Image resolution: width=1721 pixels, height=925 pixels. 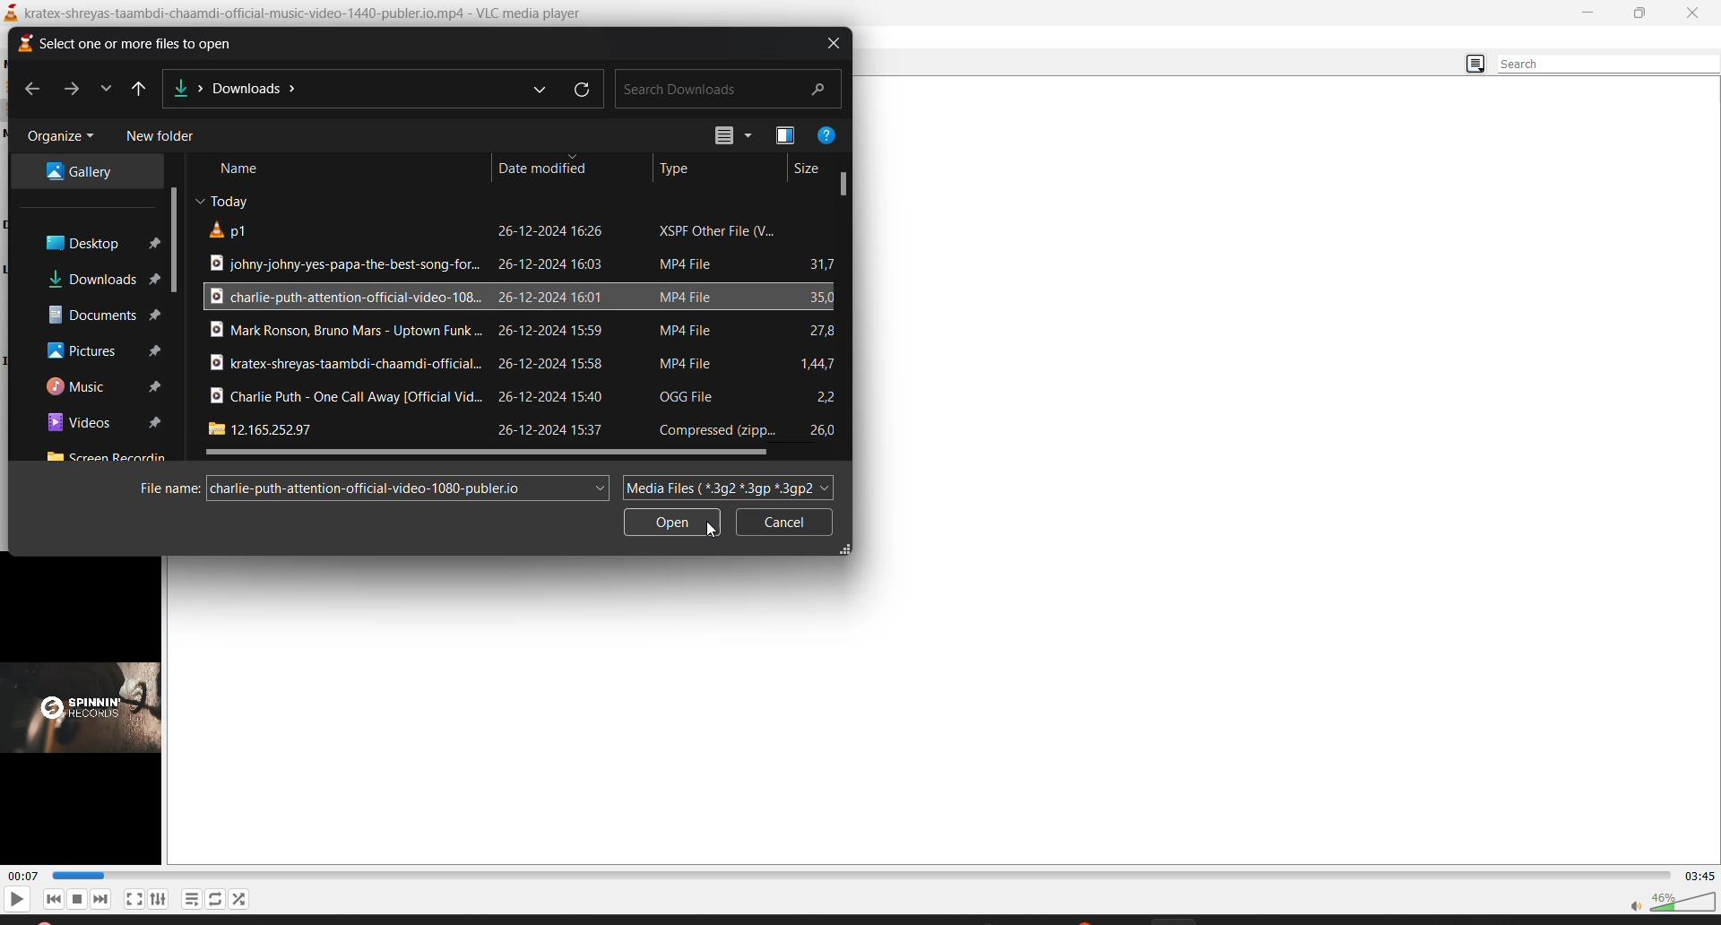 What do you see at coordinates (807, 169) in the screenshot?
I see `size` at bounding box center [807, 169].